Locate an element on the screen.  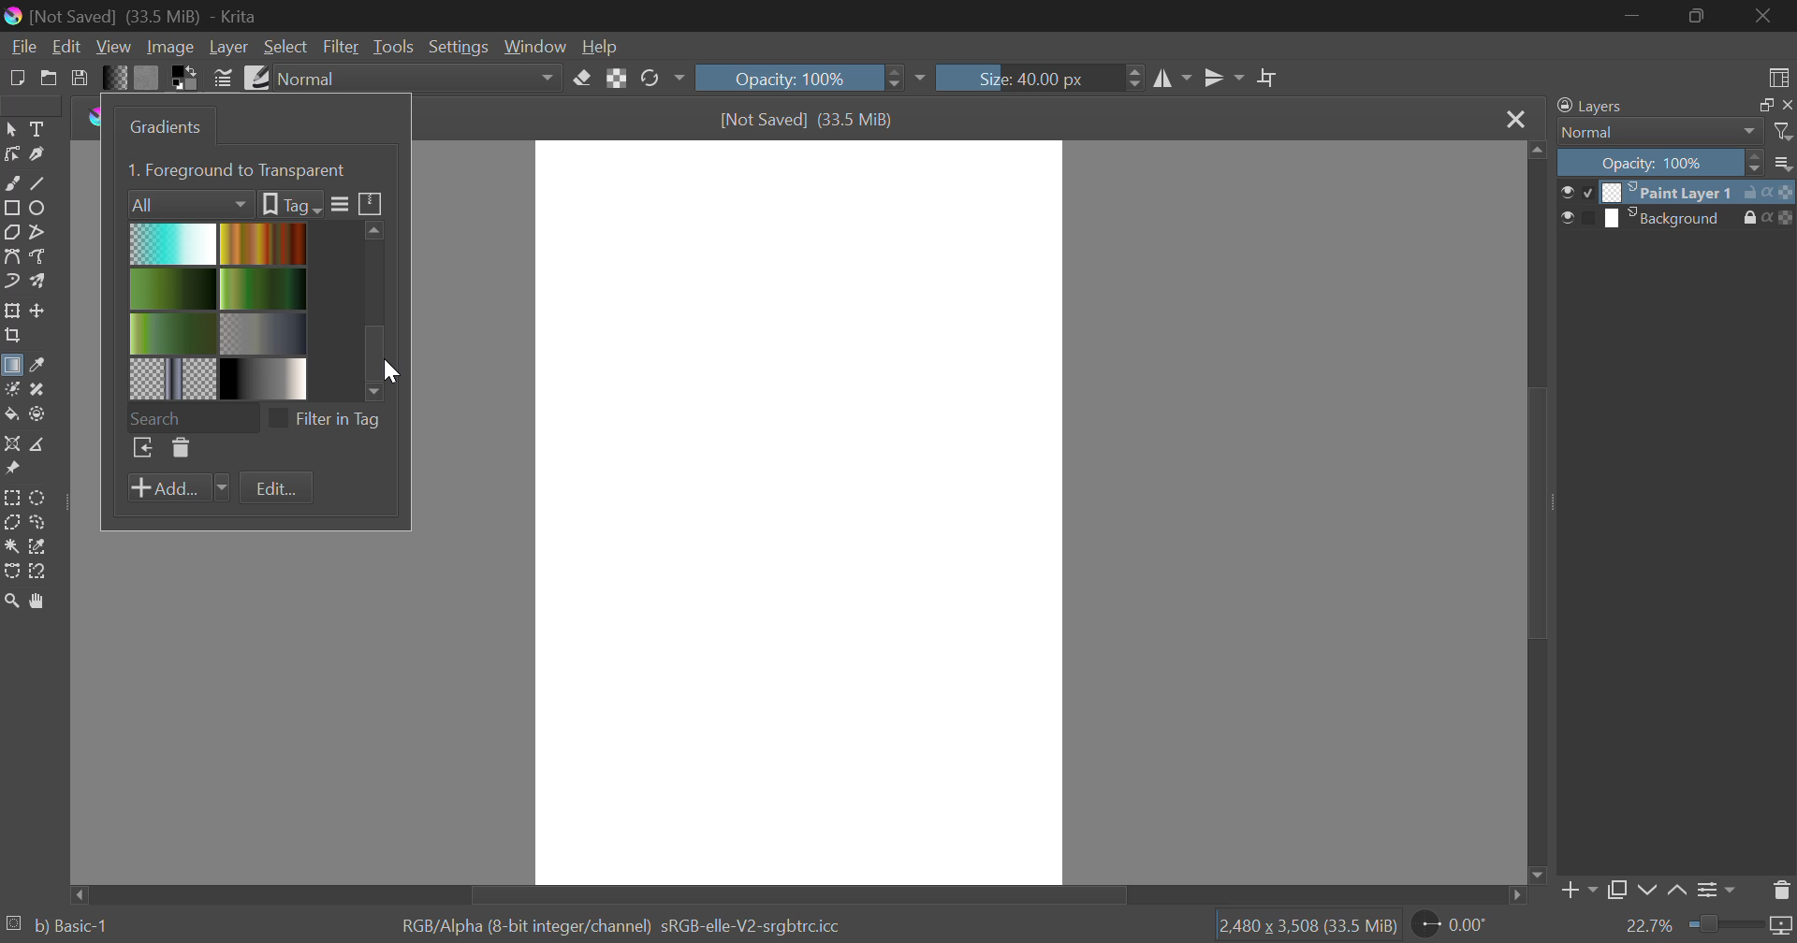
Measurement is located at coordinates (38, 445).